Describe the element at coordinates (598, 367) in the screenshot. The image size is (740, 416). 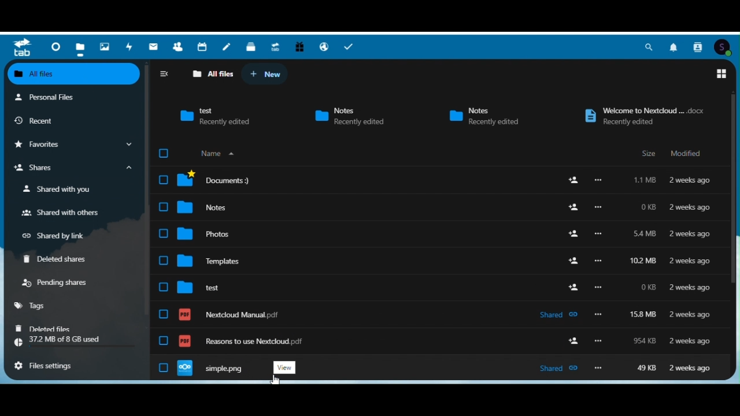
I see `options` at that location.